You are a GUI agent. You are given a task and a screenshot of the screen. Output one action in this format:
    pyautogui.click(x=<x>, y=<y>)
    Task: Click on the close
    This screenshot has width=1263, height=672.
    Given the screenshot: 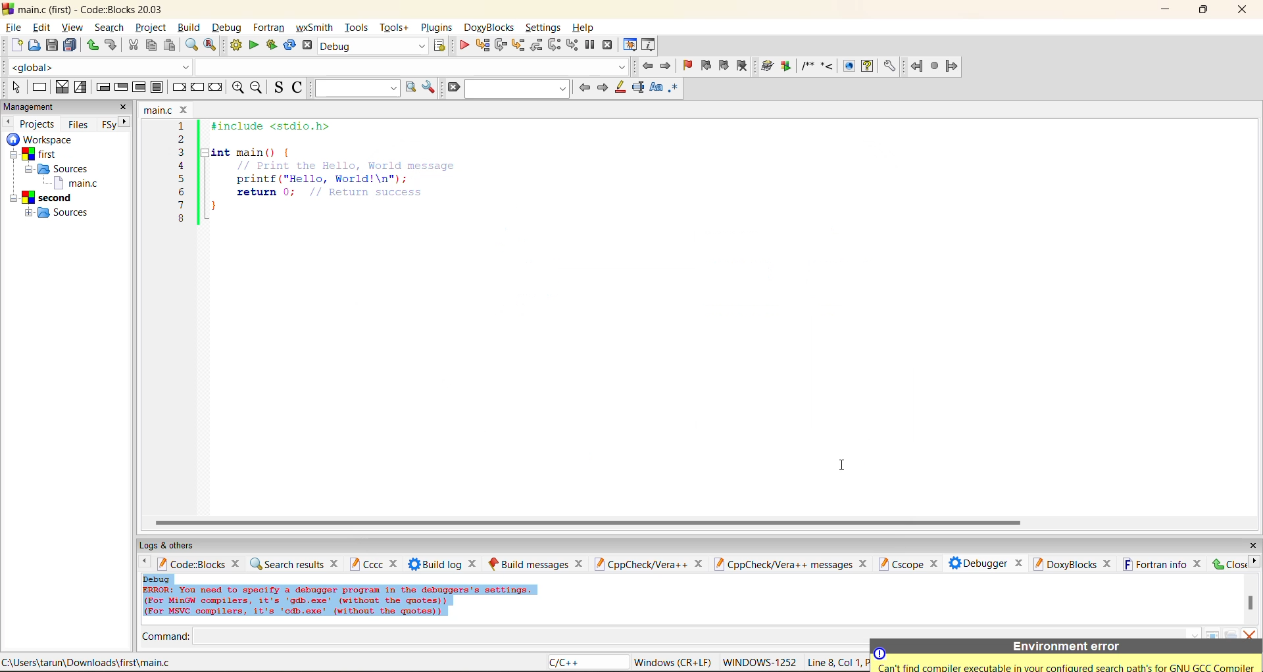 What is the action you would take?
    pyautogui.click(x=186, y=110)
    